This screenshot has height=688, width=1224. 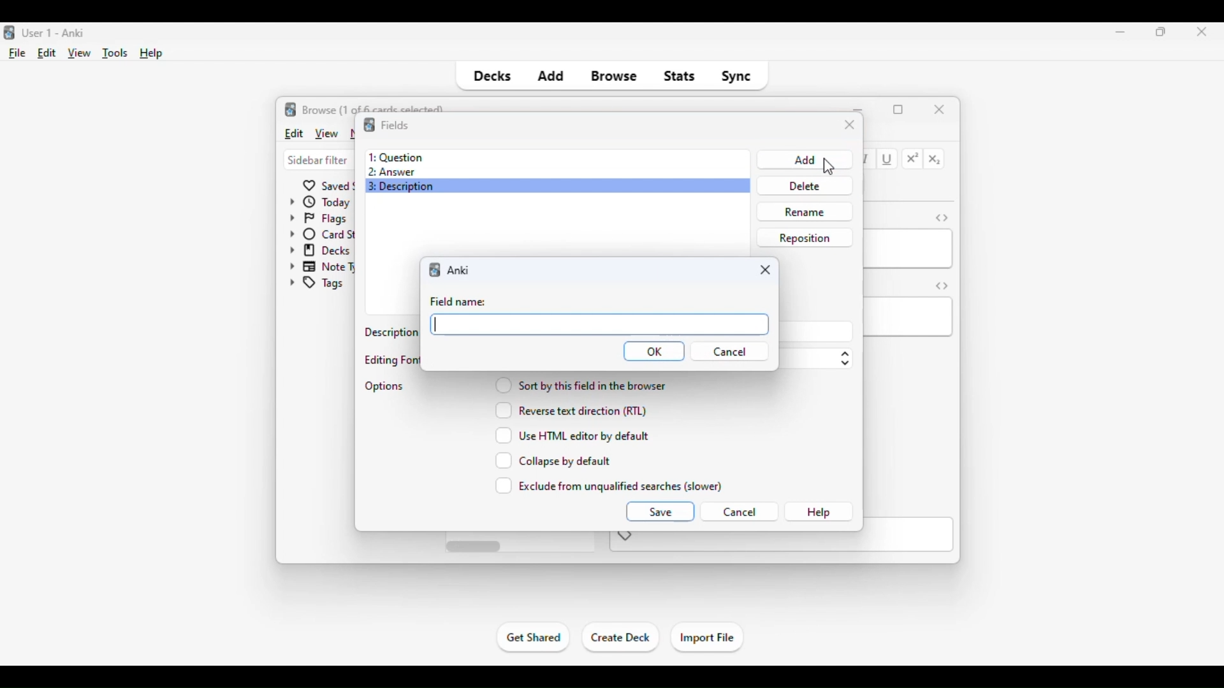 What do you see at coordinates (534, 637) in the screenshot?
I see `get shared` at bounding box center [534, 637].